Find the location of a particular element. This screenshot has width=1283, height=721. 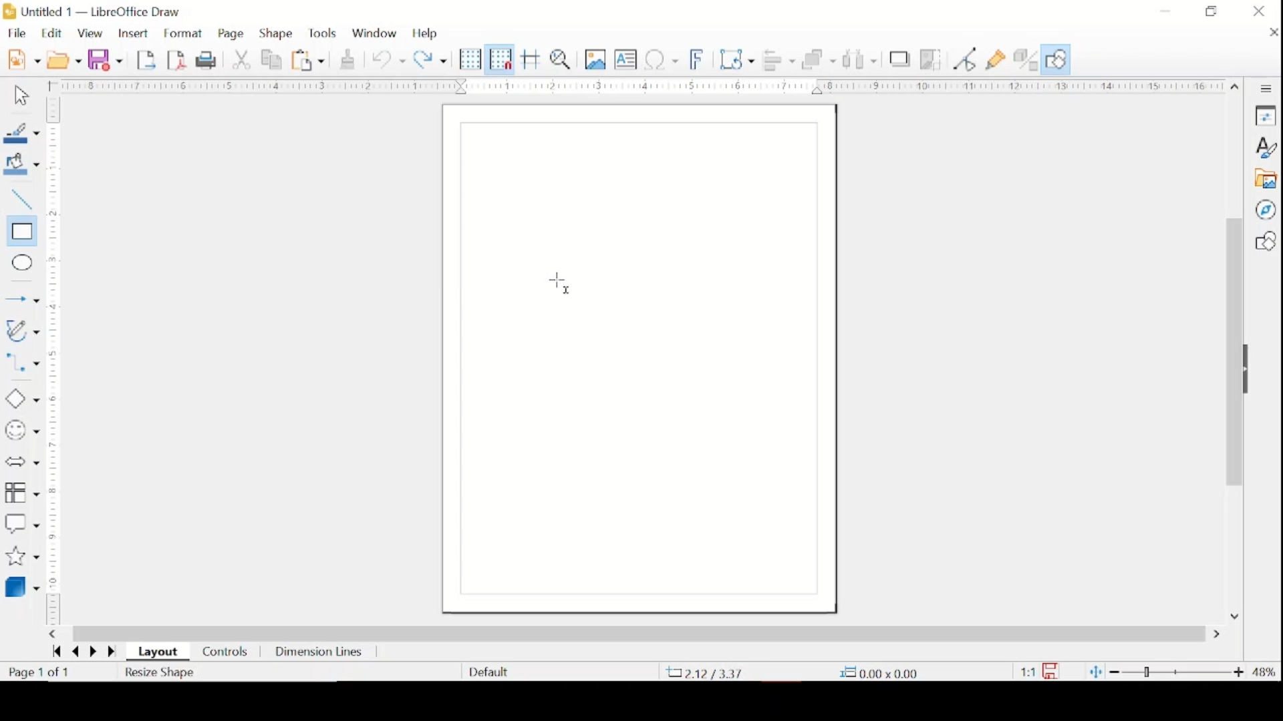

symbols and shapes is located at coordinates (21, 431).